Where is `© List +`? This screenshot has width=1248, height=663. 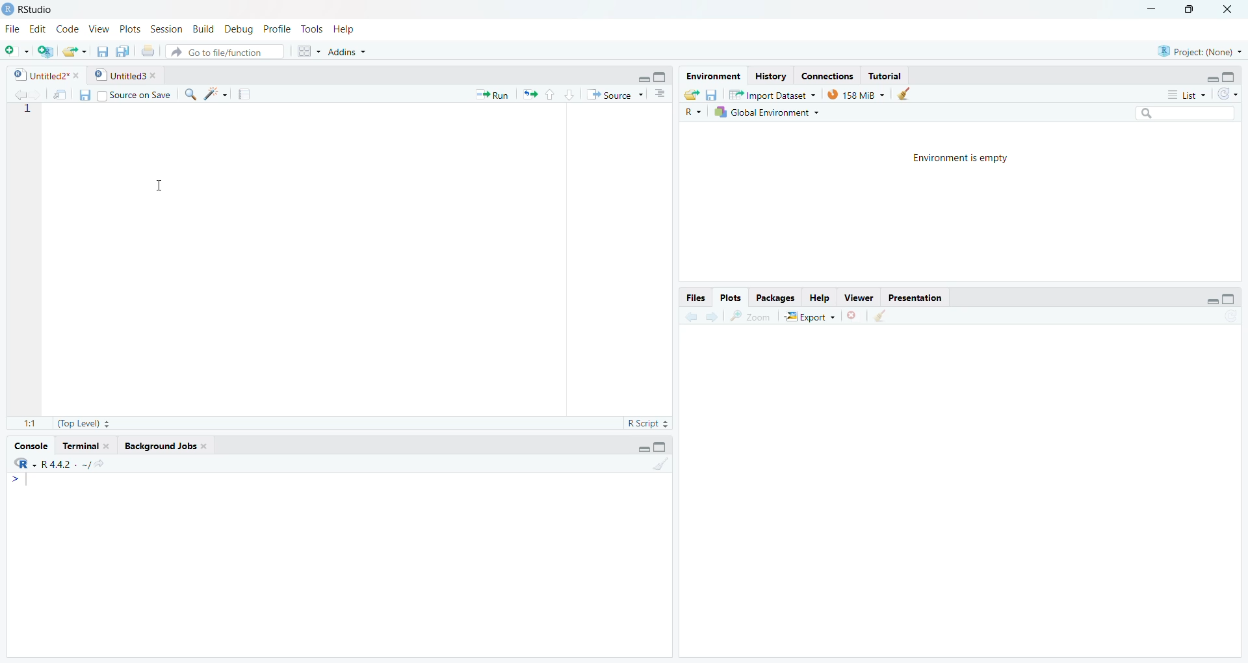
© List + is located at coordinates (1186, 94).